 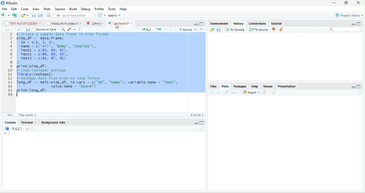 I want to click on new project, so click(x=15, y=15).